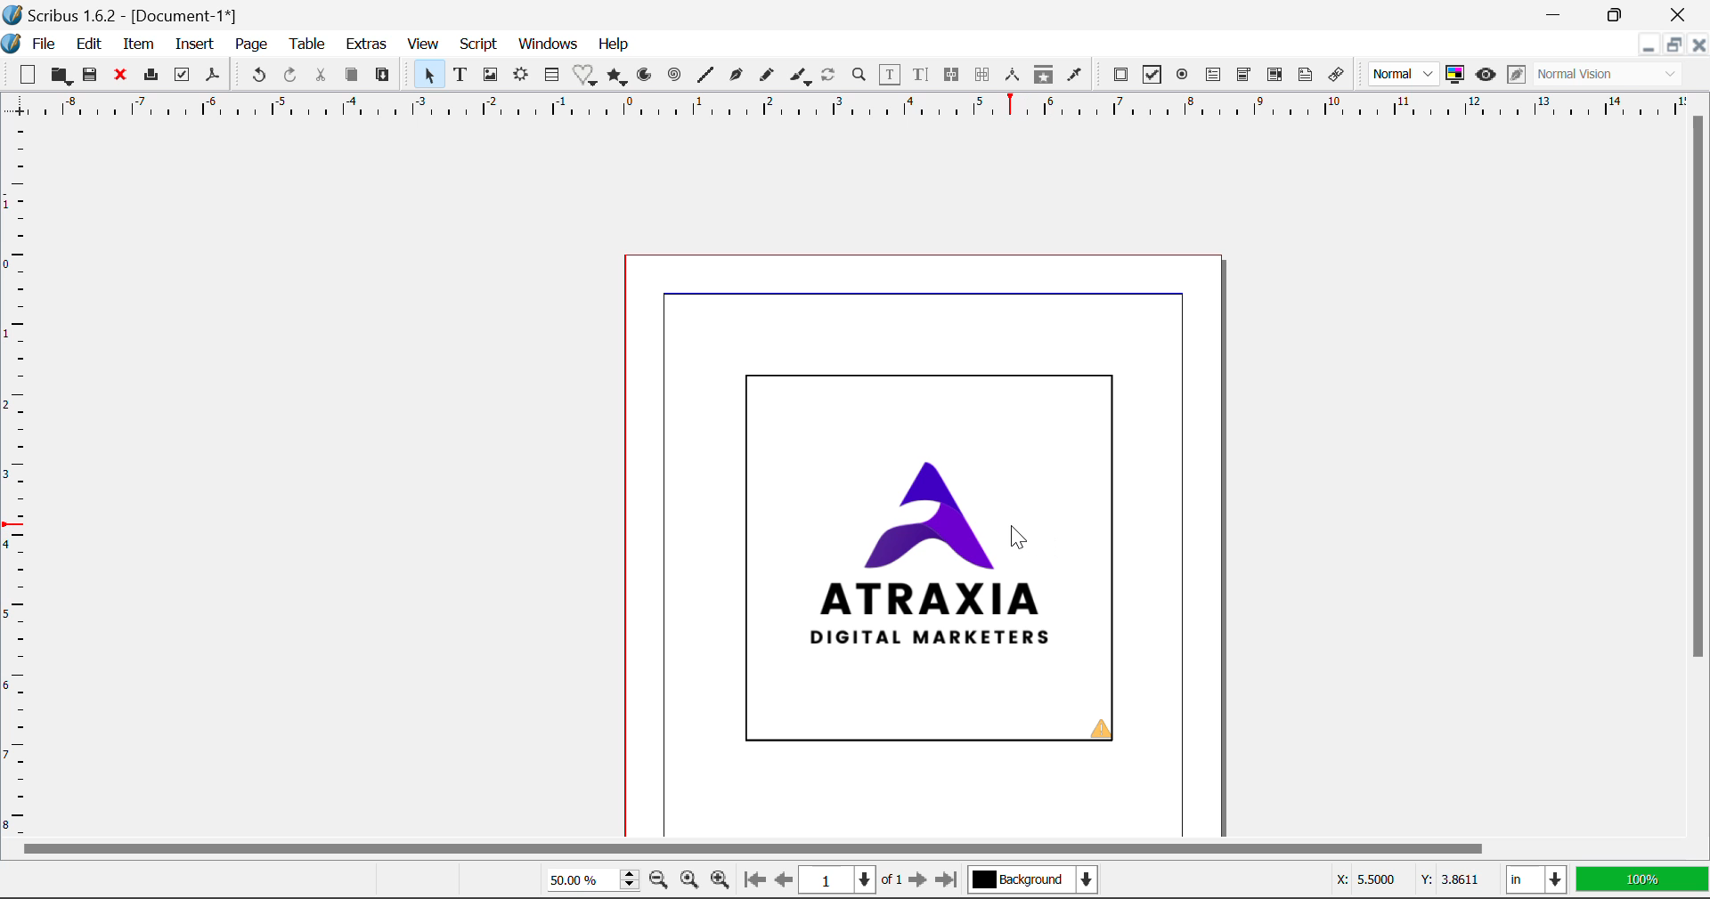 The width and height of the screenshot is (1710, 899). What do you see at coordinates (1012, 73) in the screenshot?
I see `Measurements` at bounding box center [1012, 73].